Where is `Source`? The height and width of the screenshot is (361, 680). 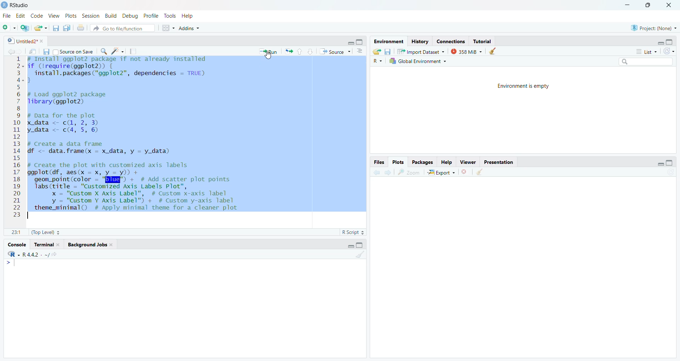 Source is located at coordinates (333, 52).